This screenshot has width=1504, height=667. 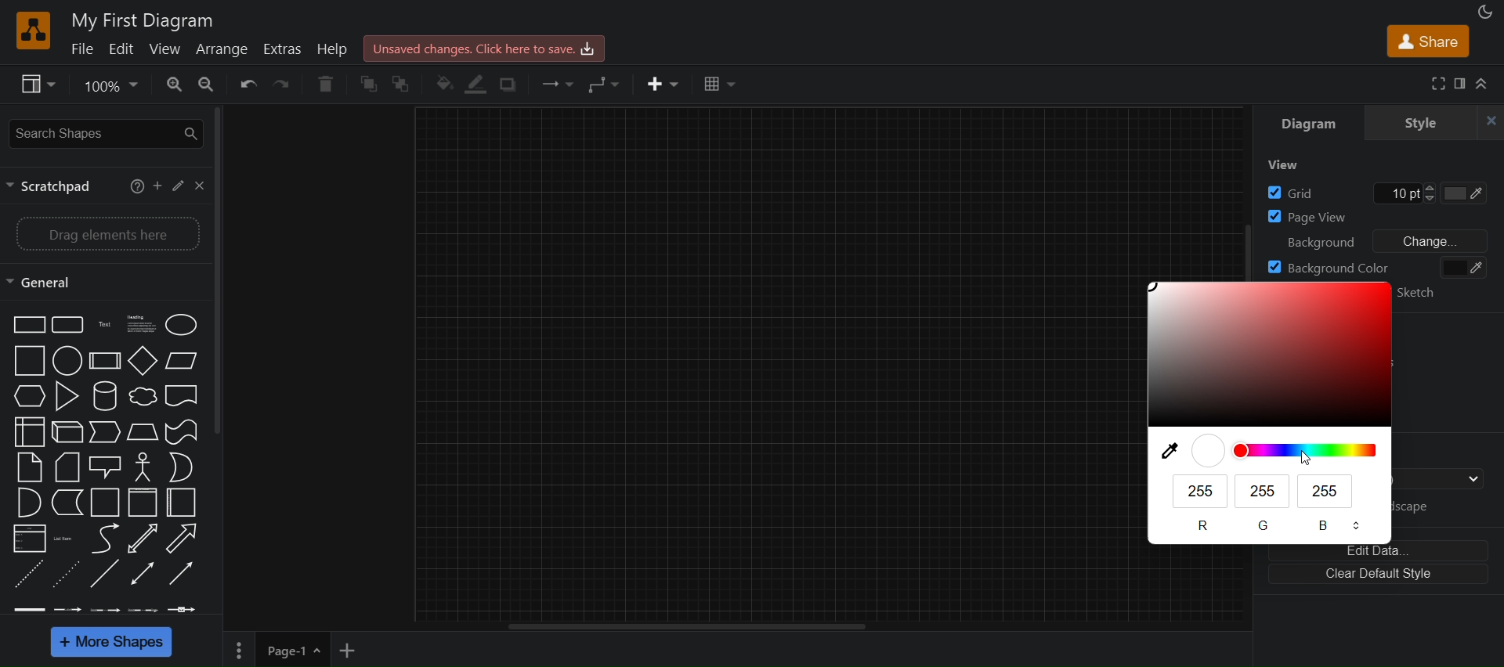 I want to click on share, so click(x=1425, y=42).